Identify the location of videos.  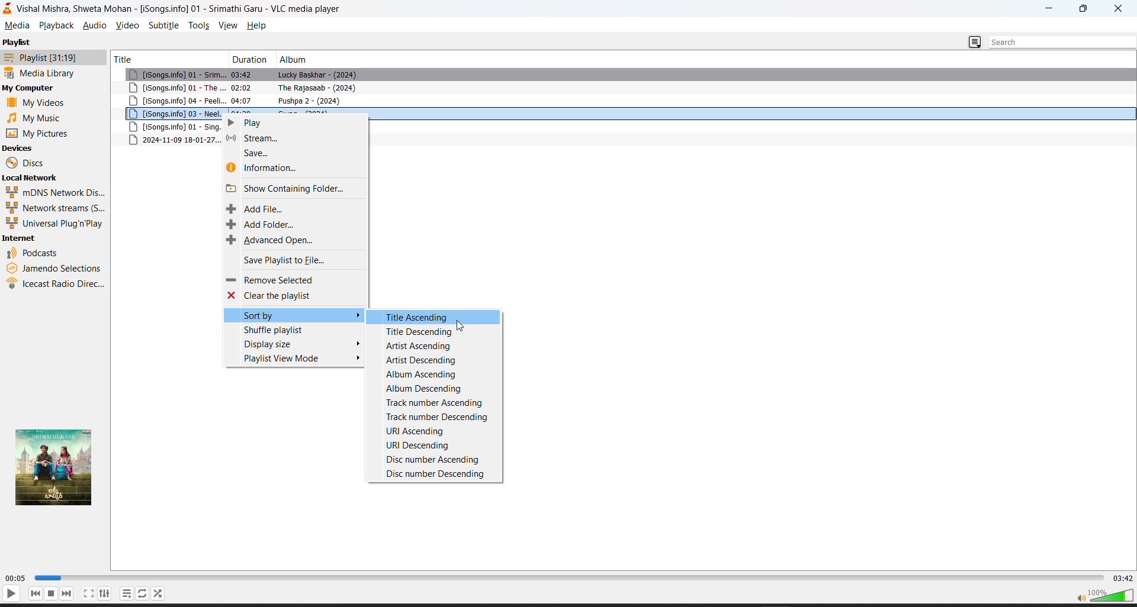
(36, 103).